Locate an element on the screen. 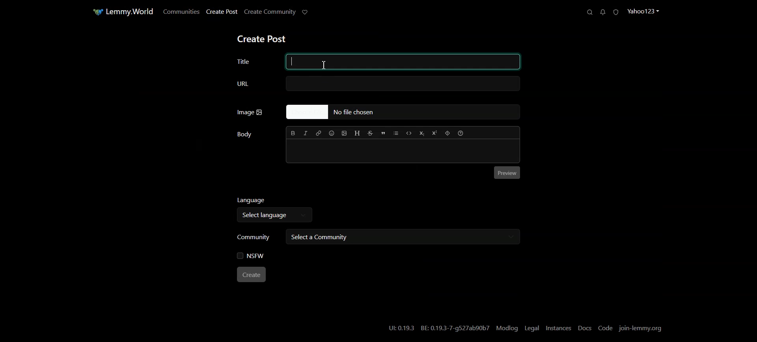 Image resolution: width=757 pixels, height=342 pixels. Create Post is located at coordinates (221, 12).